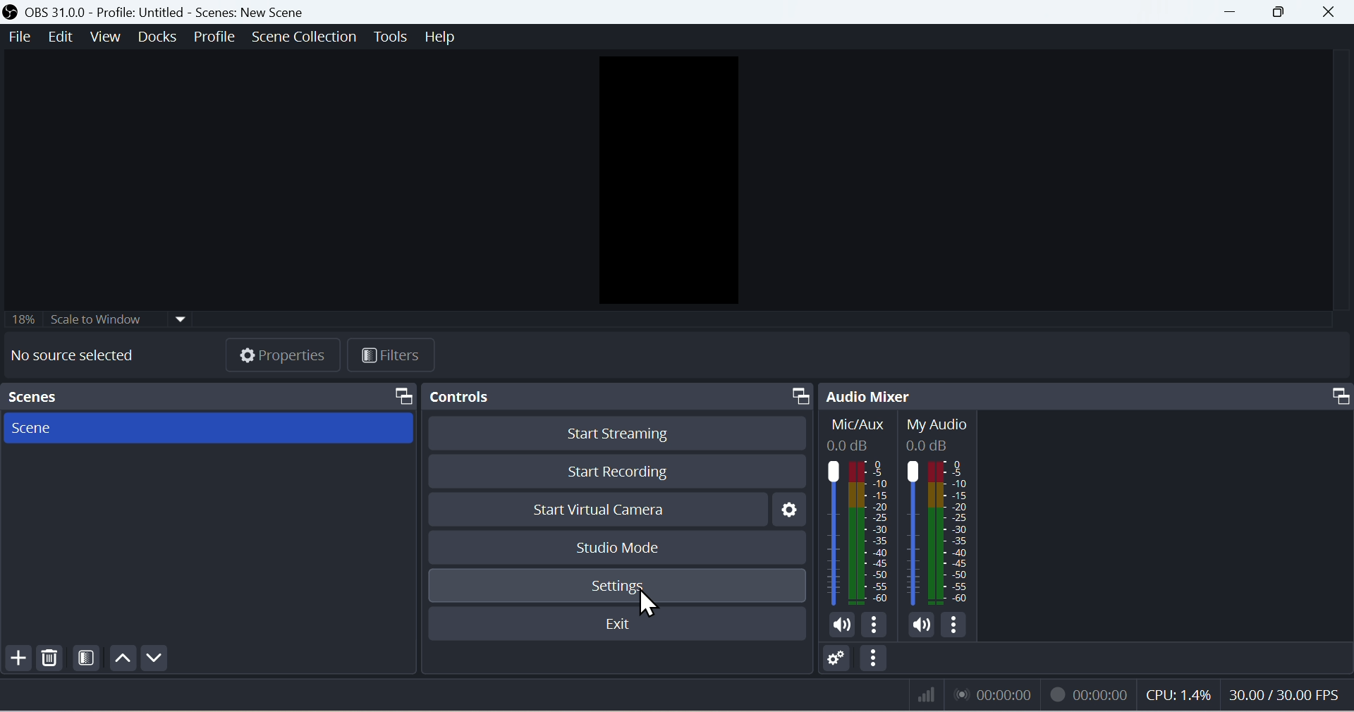 The image size is (1354, 712). What do you see at coordinates (923, 626) in the screenshot?
I see `volume` at bounding box center [923, 626].